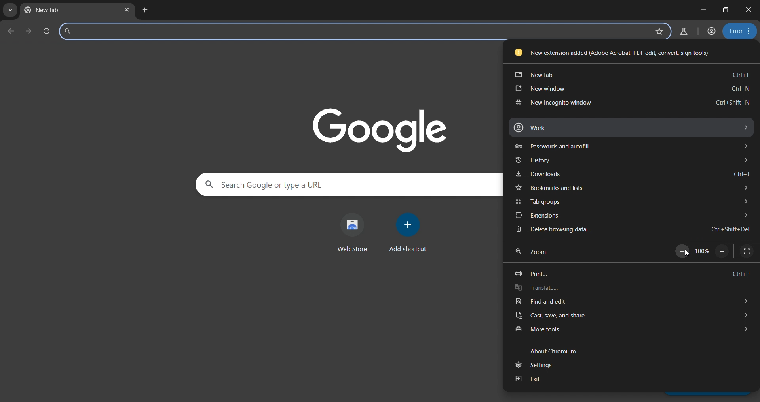 This screenshot has height=402, width=760. What do you see at coordinates (750, 11) in the screenshot?
I see `close` at bounding box center [750, 11].